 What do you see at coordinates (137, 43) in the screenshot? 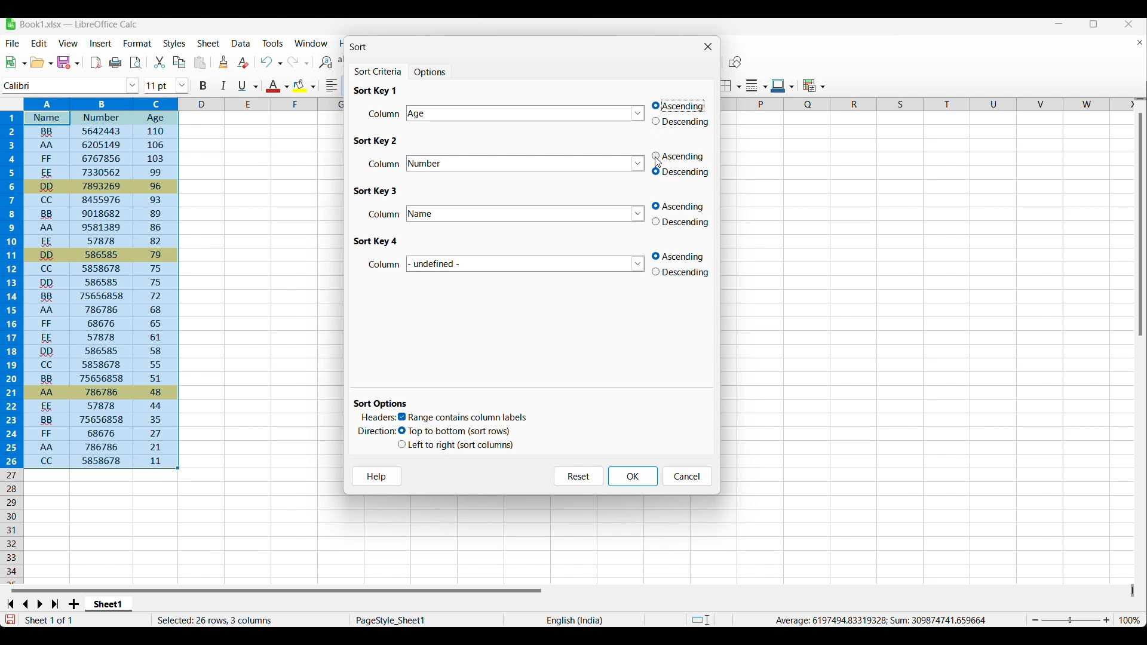
I see `Format menu` at bounding box center [137, 43].